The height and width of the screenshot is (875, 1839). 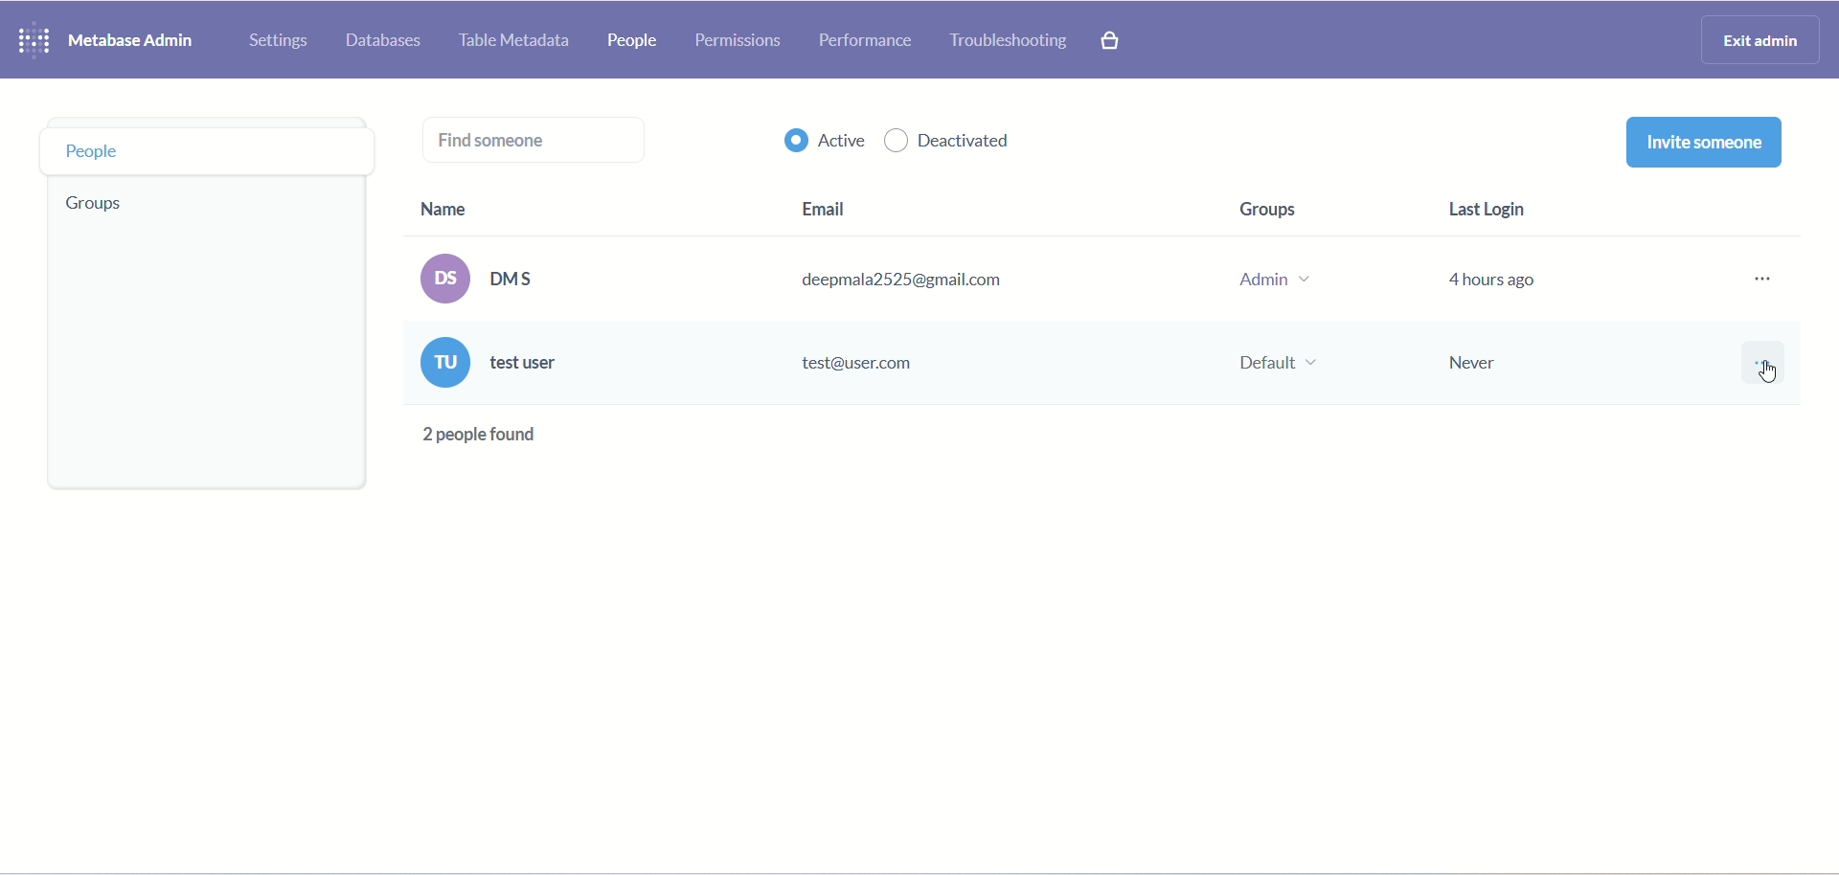 I want to click on (ru) test user test@user.com Default ~ Never, so click(x=979, y=364).